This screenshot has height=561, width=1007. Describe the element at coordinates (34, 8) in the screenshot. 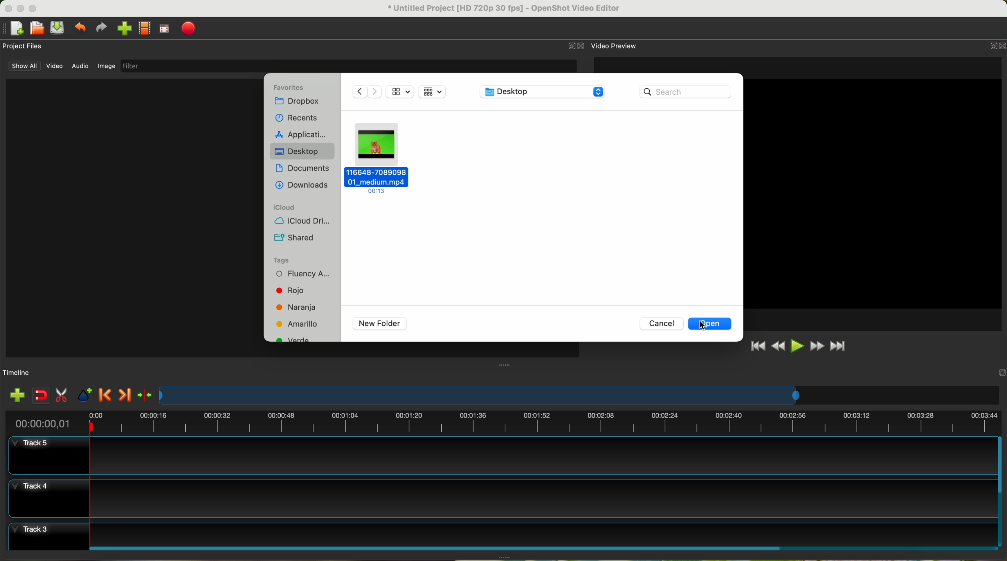

I see `maximize program` at that location.